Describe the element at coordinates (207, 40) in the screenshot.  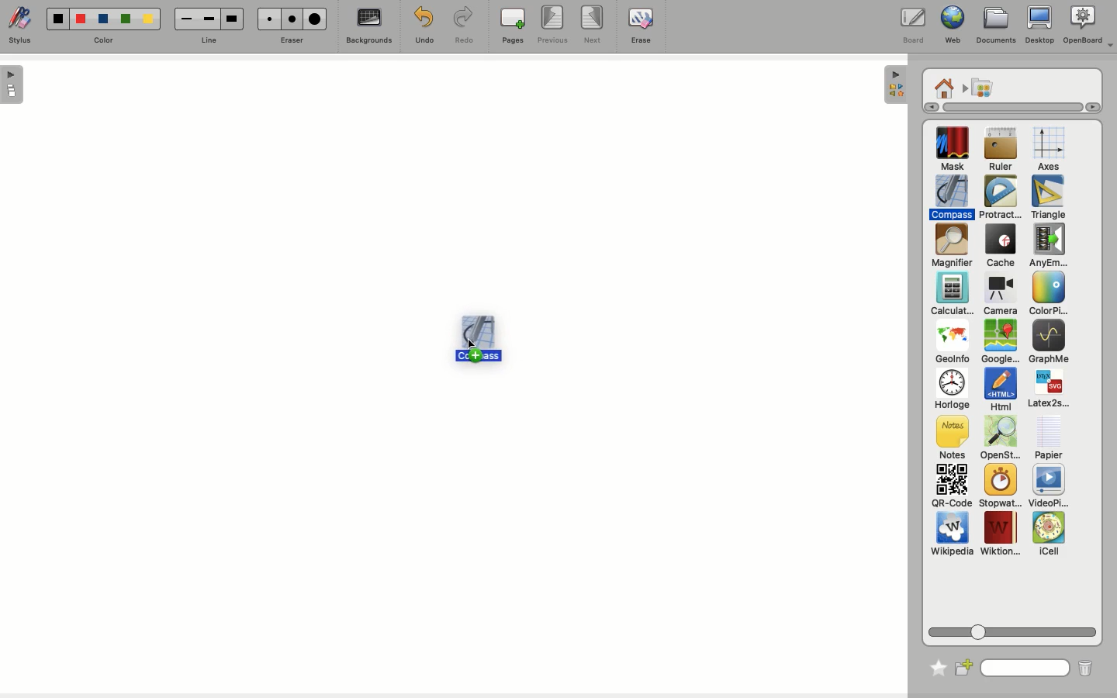
I see `line` at that location.